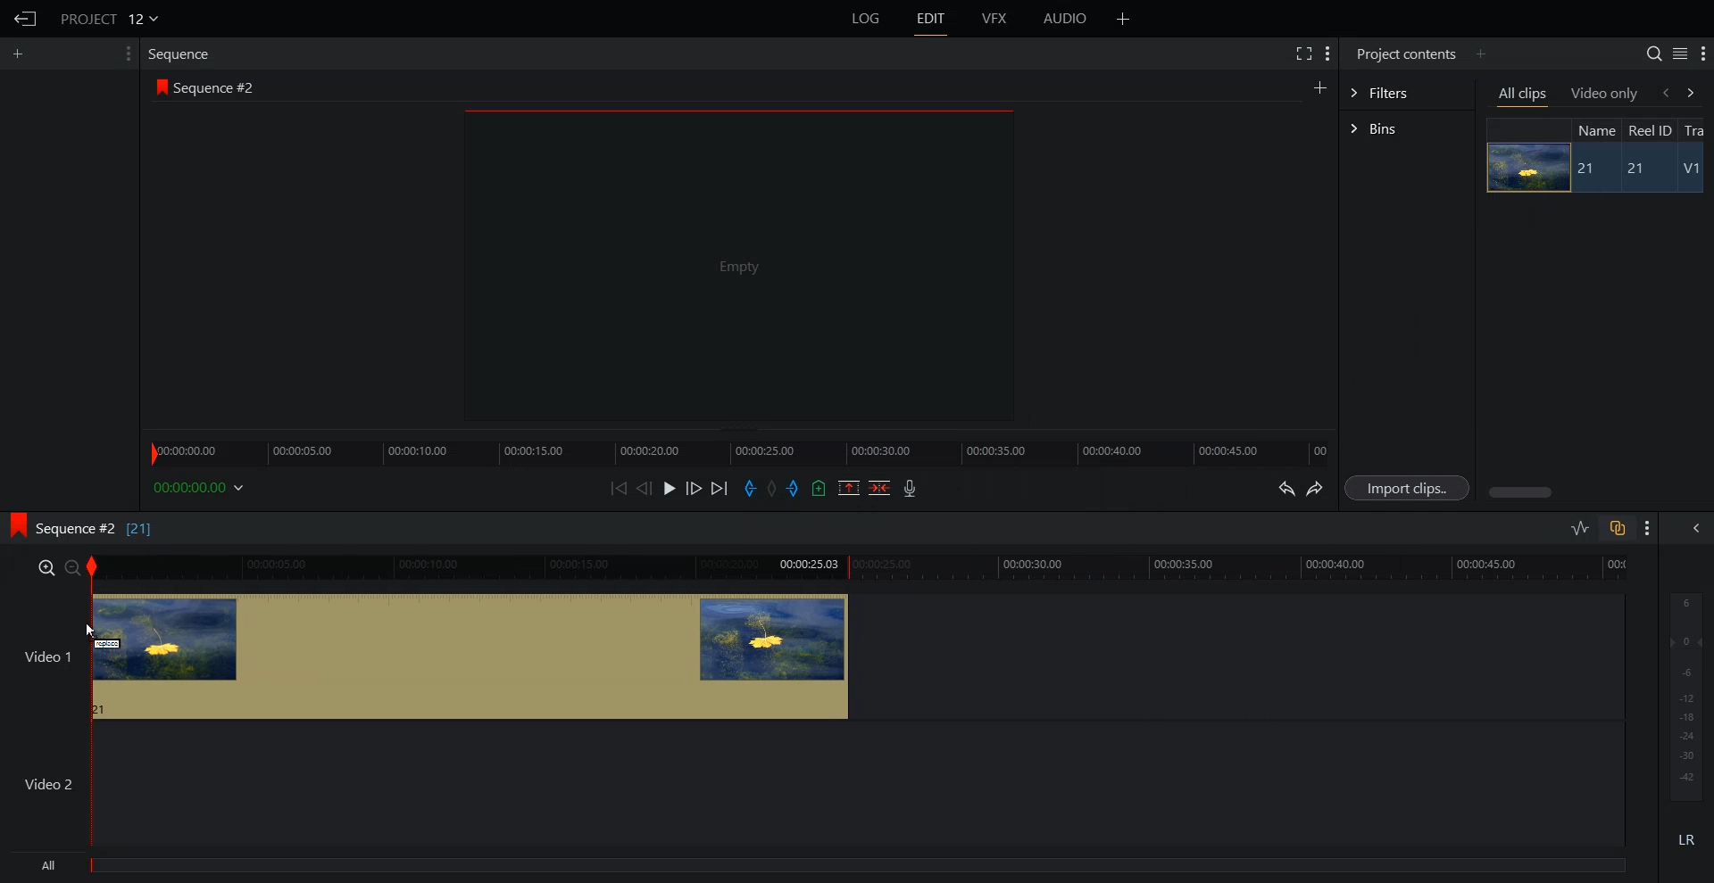 This screenshot has width=1714, height=883. Describe the element at coordinates (1692, 528) in the screenshot. I see `Show the full audio mix` at that location.